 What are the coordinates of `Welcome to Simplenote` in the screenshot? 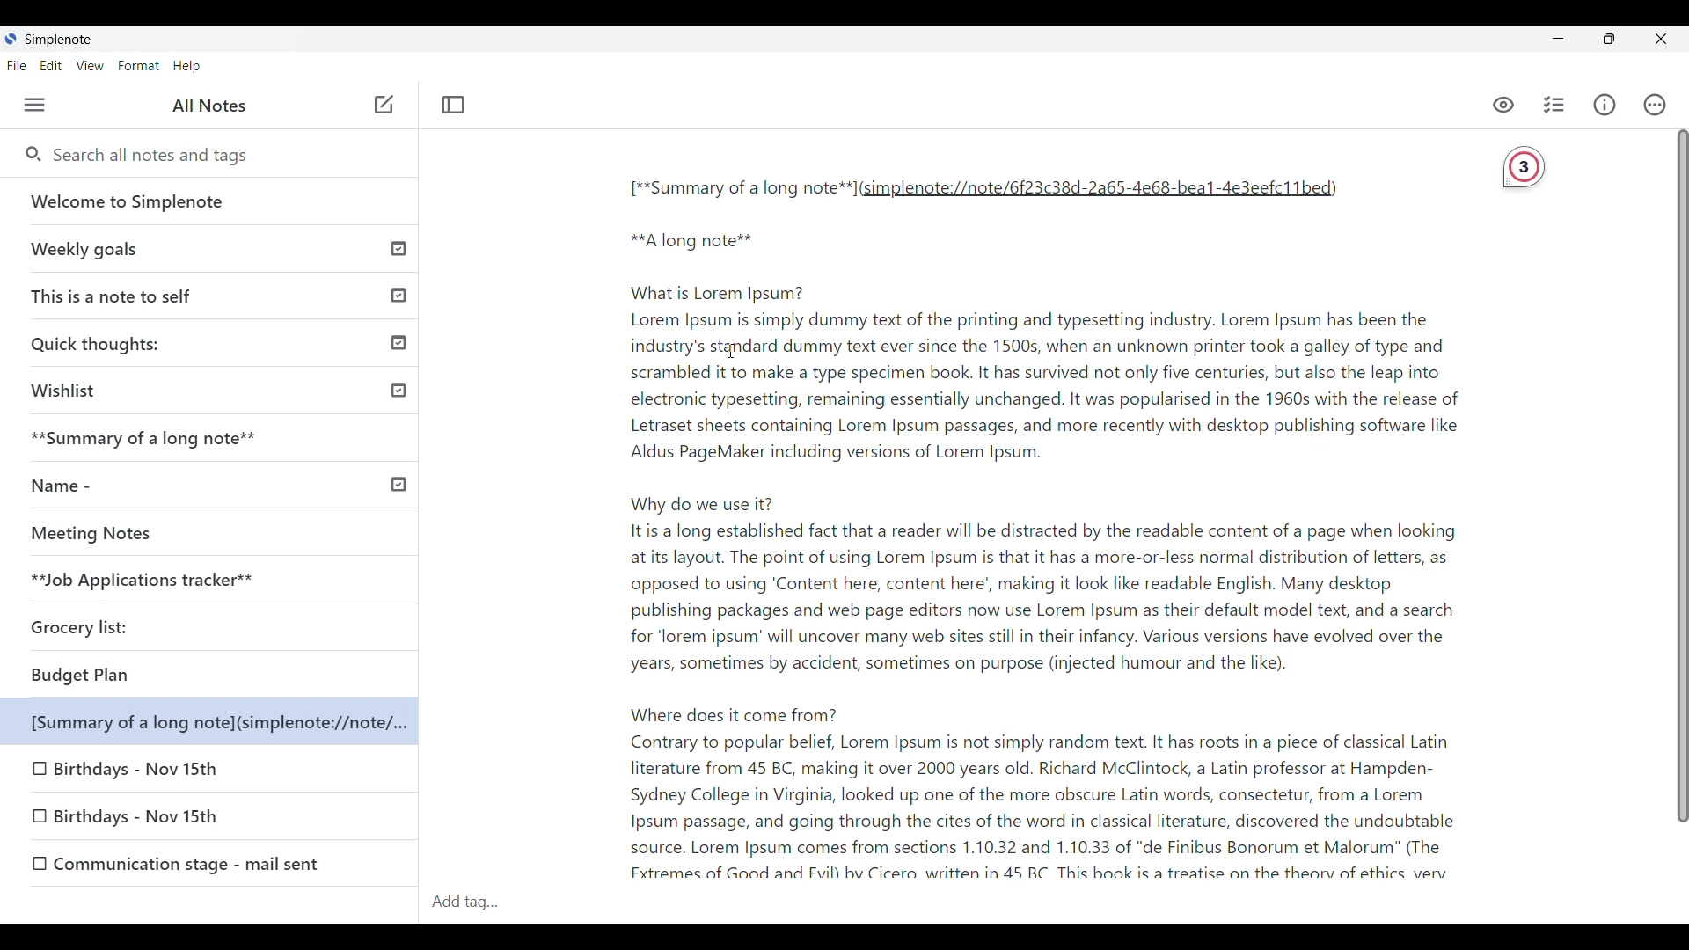 It's located at (211, 201).